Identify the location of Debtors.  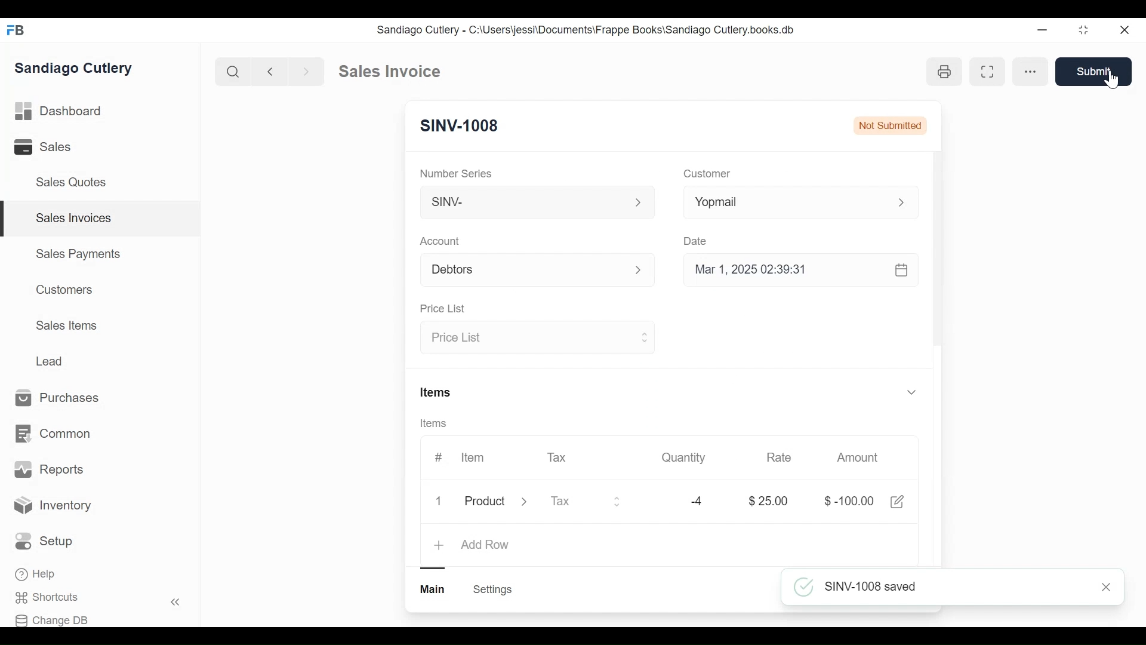
(530, 269).